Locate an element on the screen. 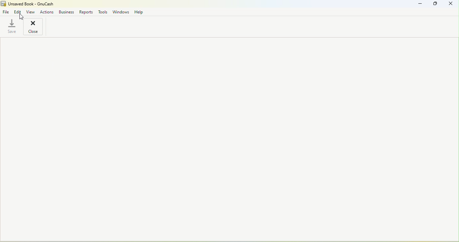  File is located at coordinates (6, 11).